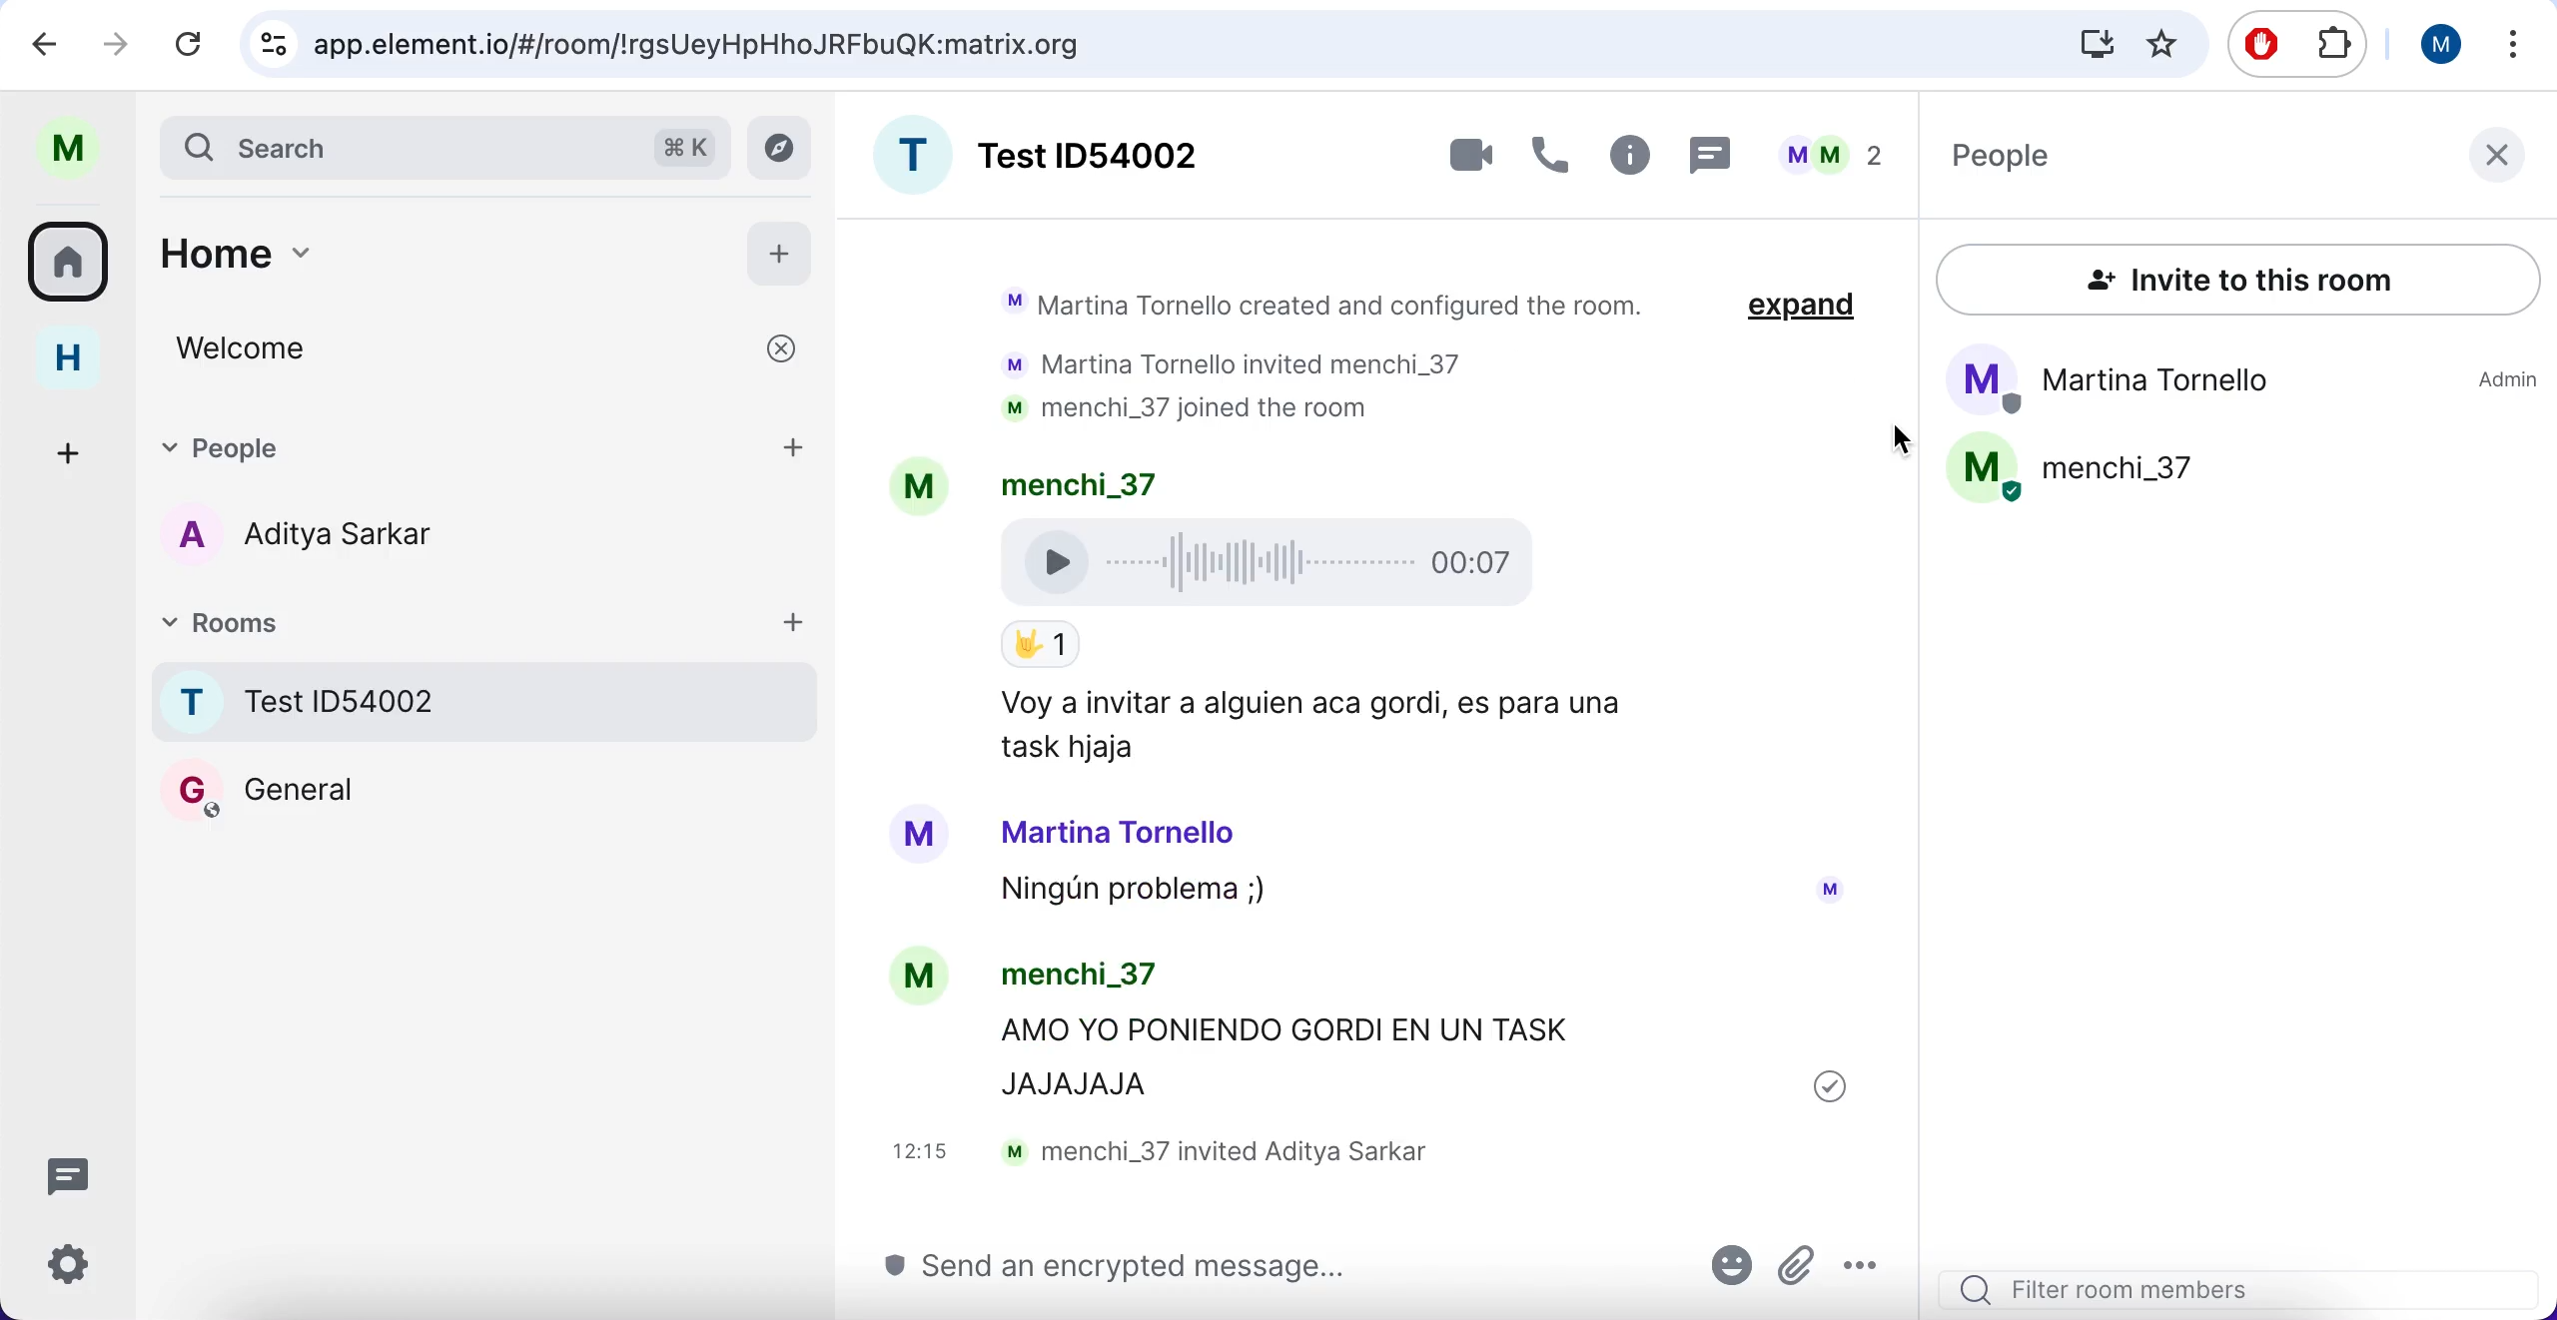 The width and height of the screenshot is (2557, 1320). Describe the element at coordinates (778, 148) in the screenshot. I see `view archive` at that location.